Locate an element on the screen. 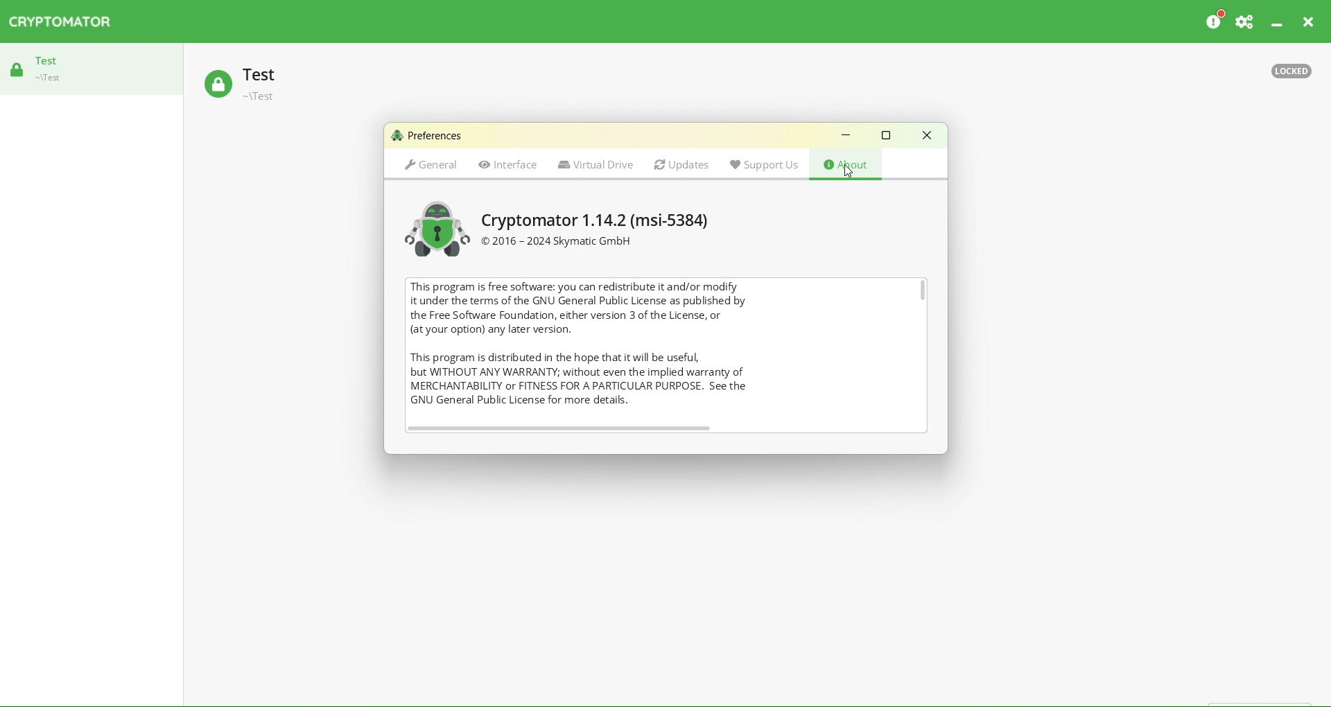 The width and height of the screenshot is (1331, 707). Box is located at coordinates (888, 139).